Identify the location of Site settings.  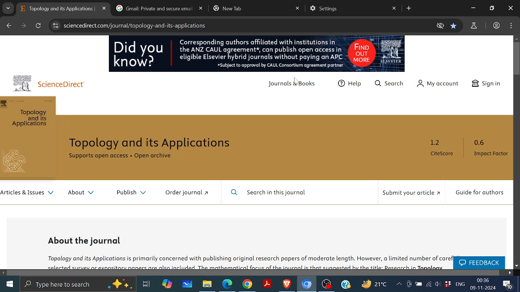
(55, 26).